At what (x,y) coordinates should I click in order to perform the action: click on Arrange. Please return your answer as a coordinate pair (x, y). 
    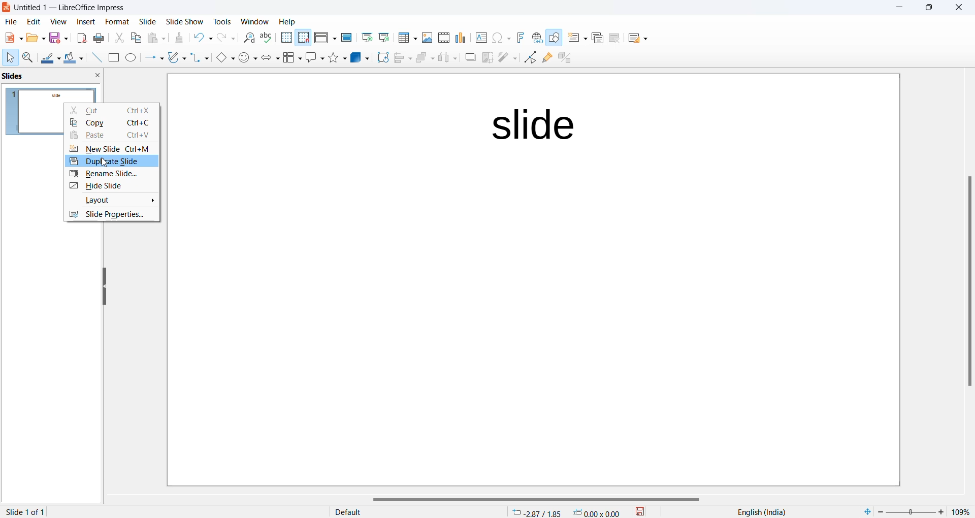
    Looking at the image, I should click on (422, 59).